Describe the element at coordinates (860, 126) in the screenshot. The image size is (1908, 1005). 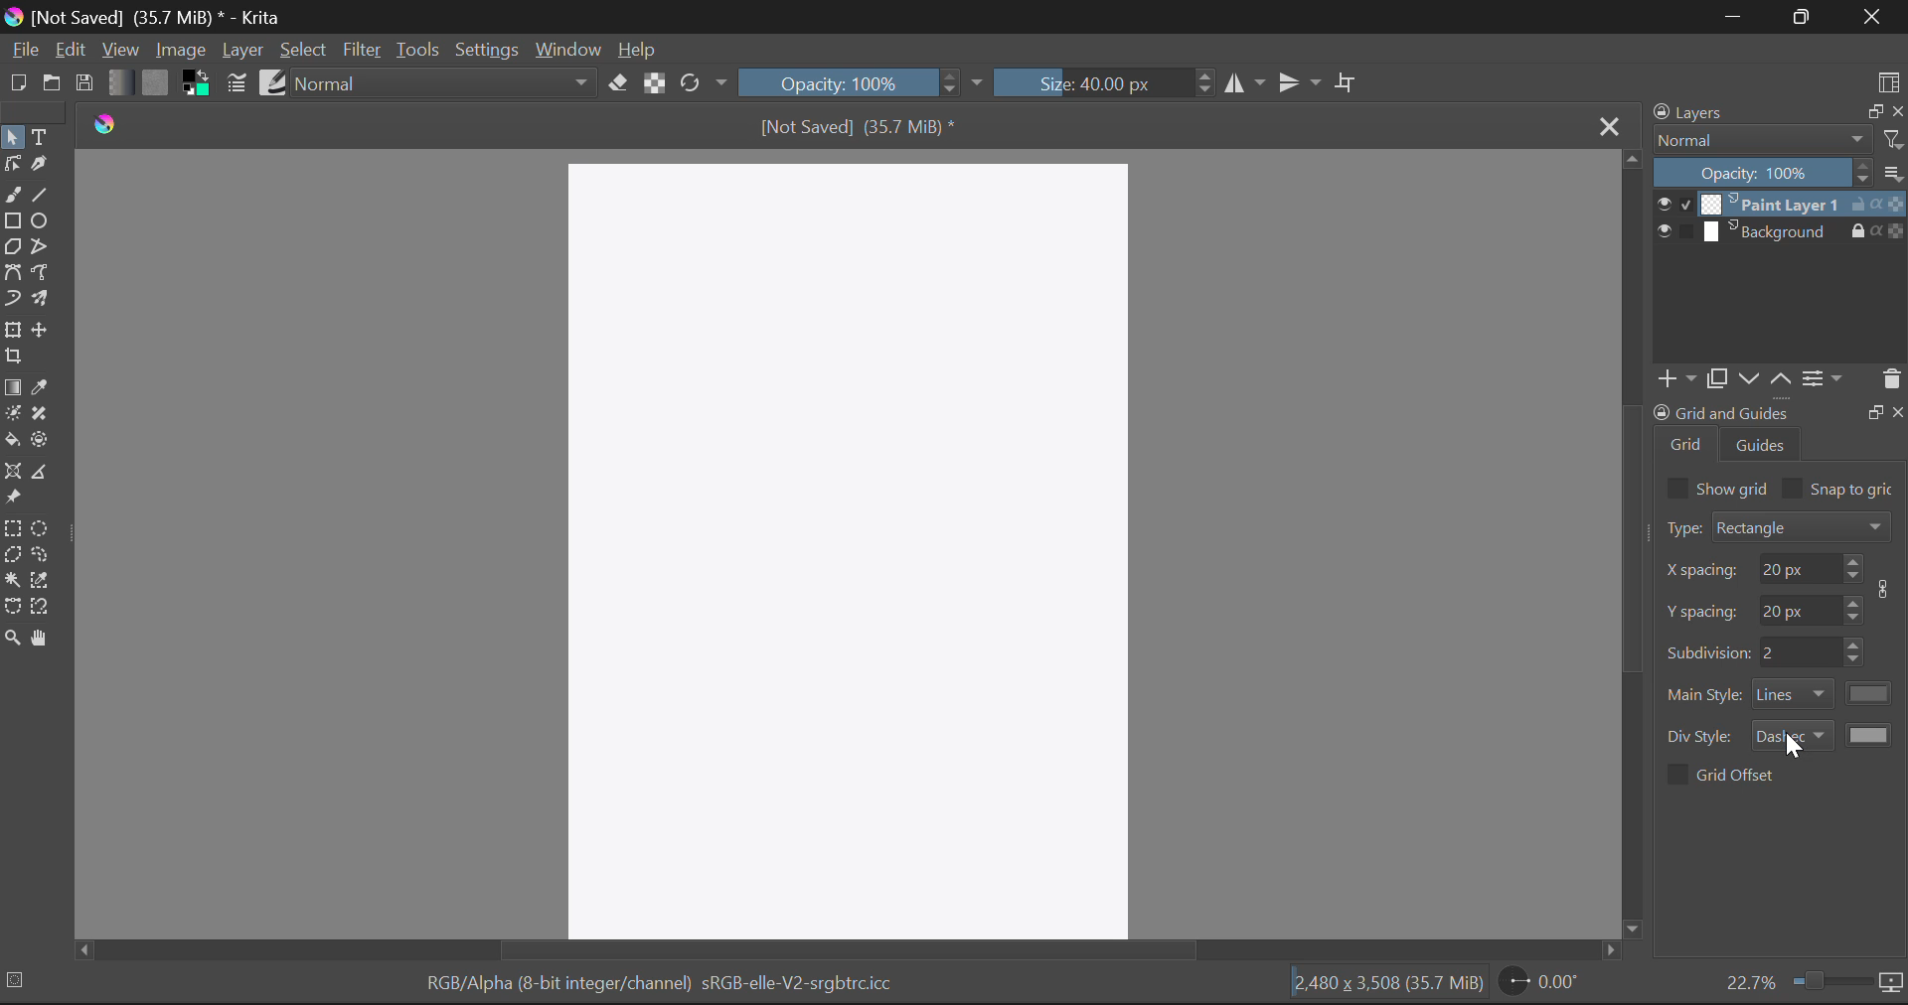
I see `[Not Saved] (35.7 MiB) *` at that location.